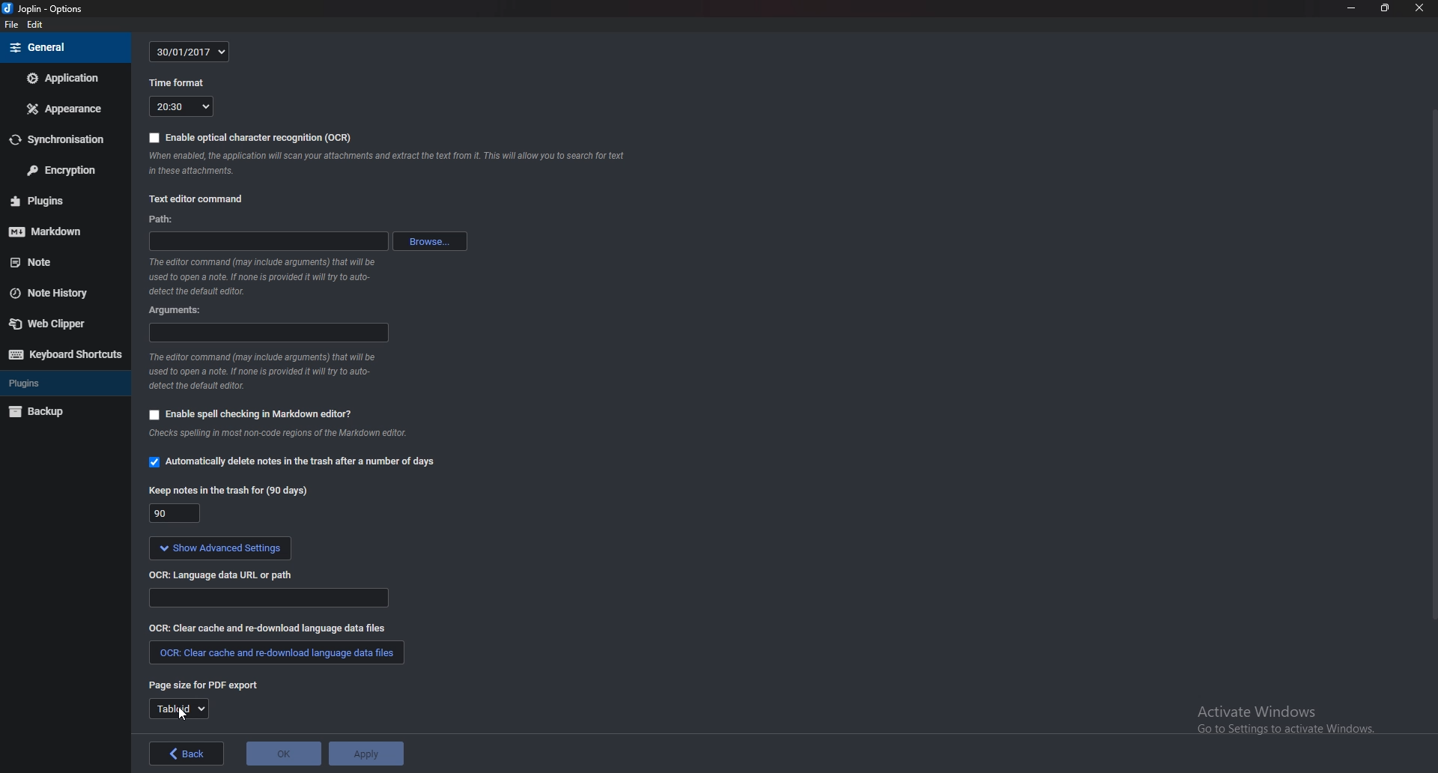 Image resolution: width=1438 pixels, height=773 pixels. I want to click on path, so click(264, 242).